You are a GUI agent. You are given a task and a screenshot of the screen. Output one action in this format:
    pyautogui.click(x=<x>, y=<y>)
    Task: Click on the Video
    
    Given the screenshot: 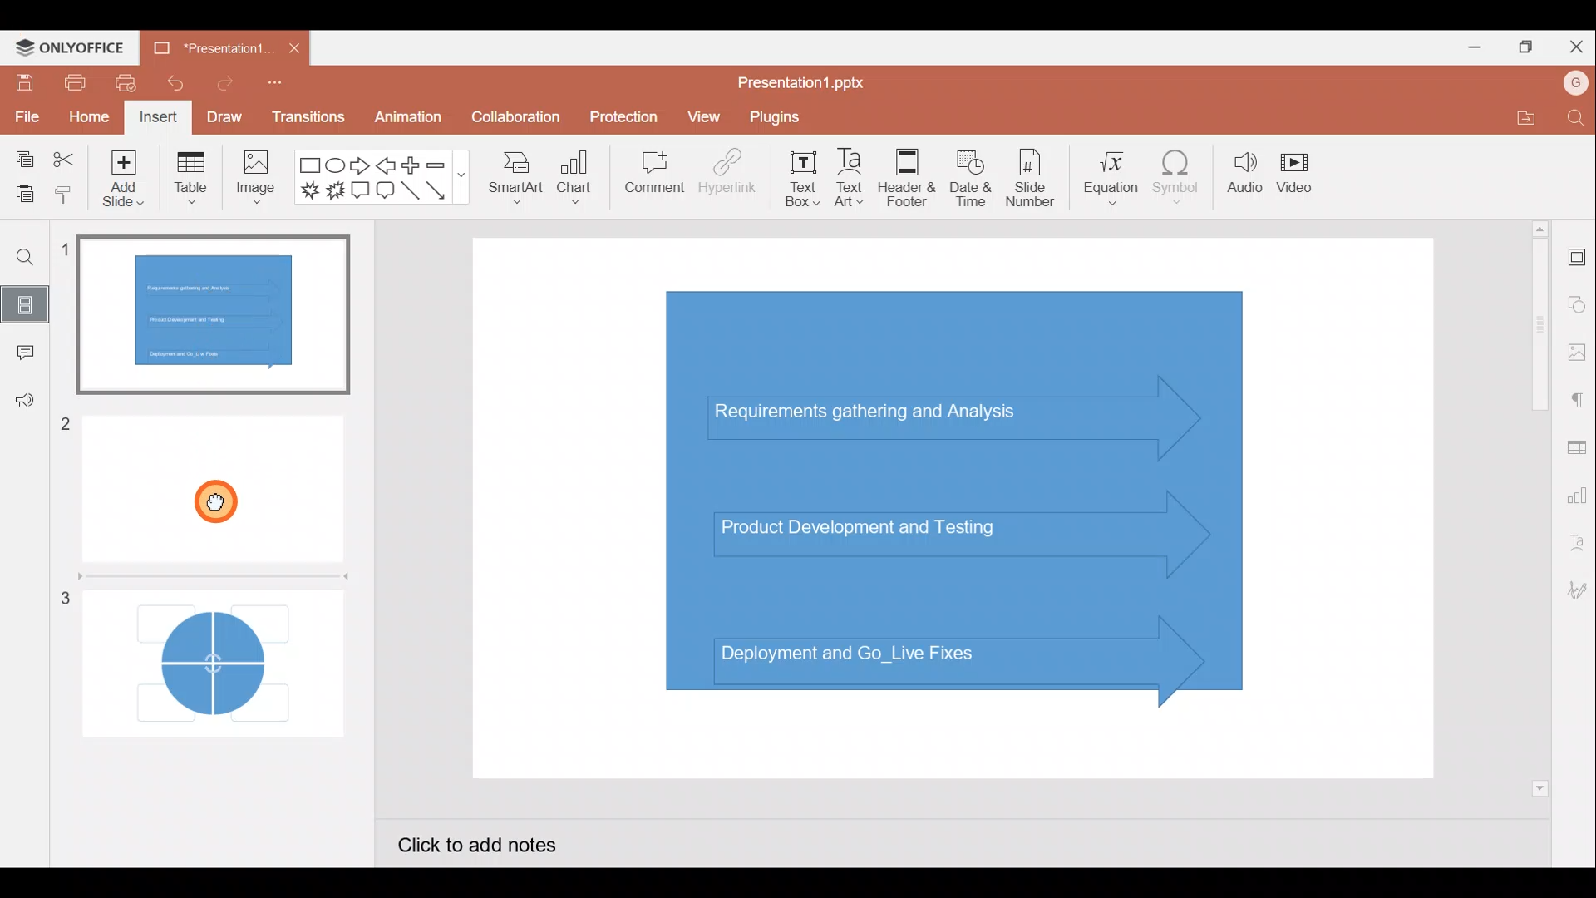 What is the action you would take?
    pyautogui.click(x=1301, y=172)
    